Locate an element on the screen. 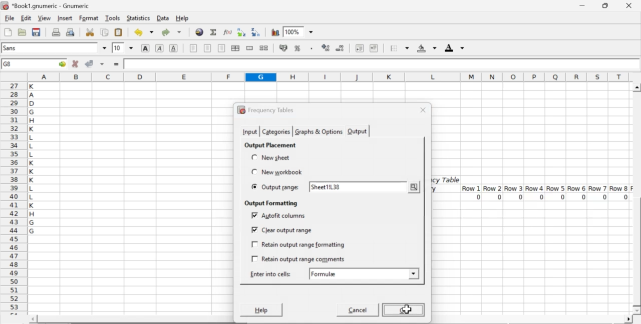 This screenshot has width=641, height=324. accept changes is located at coordinates (90, 63).